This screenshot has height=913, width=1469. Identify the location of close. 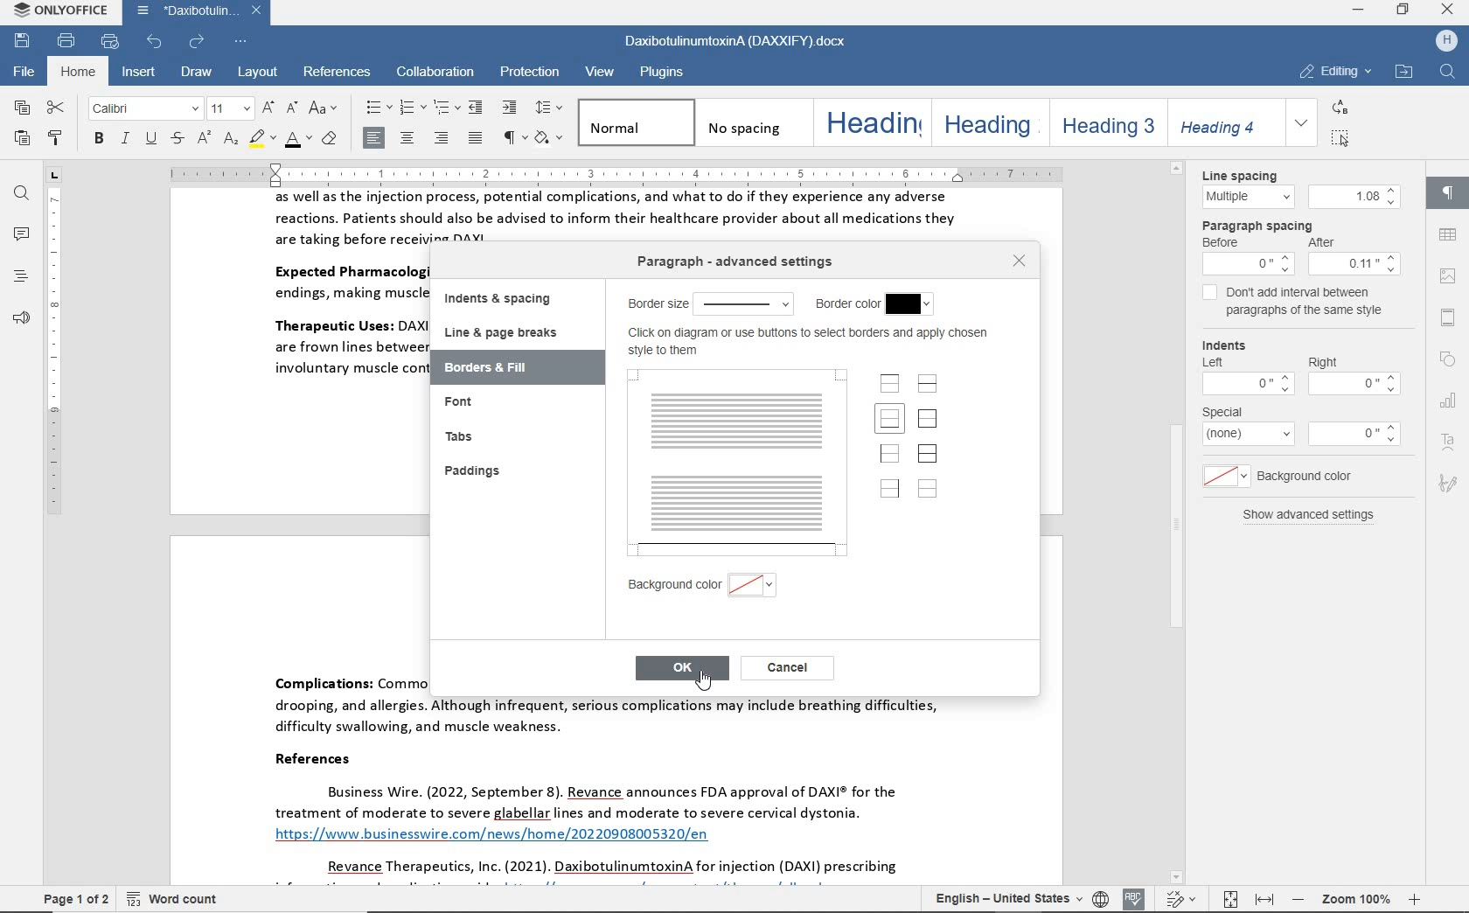
(1020, 262).